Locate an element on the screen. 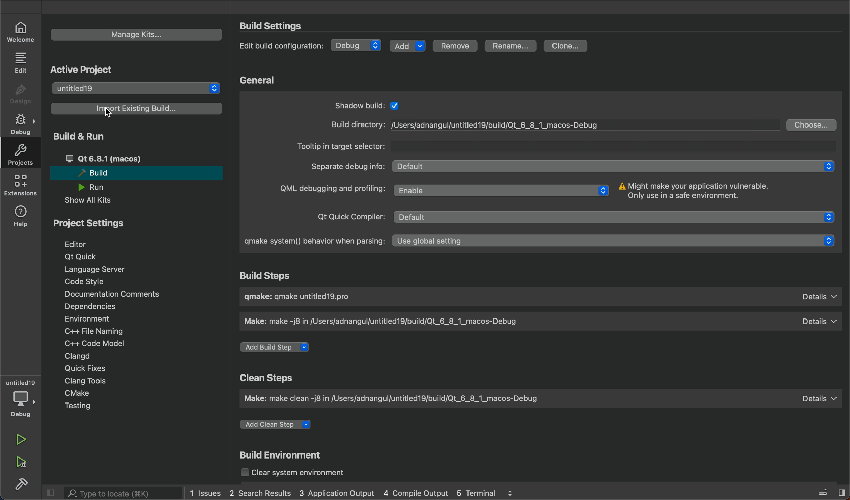 This screenshot has width=850, height=500. language server is located at coordinates (102, 269).